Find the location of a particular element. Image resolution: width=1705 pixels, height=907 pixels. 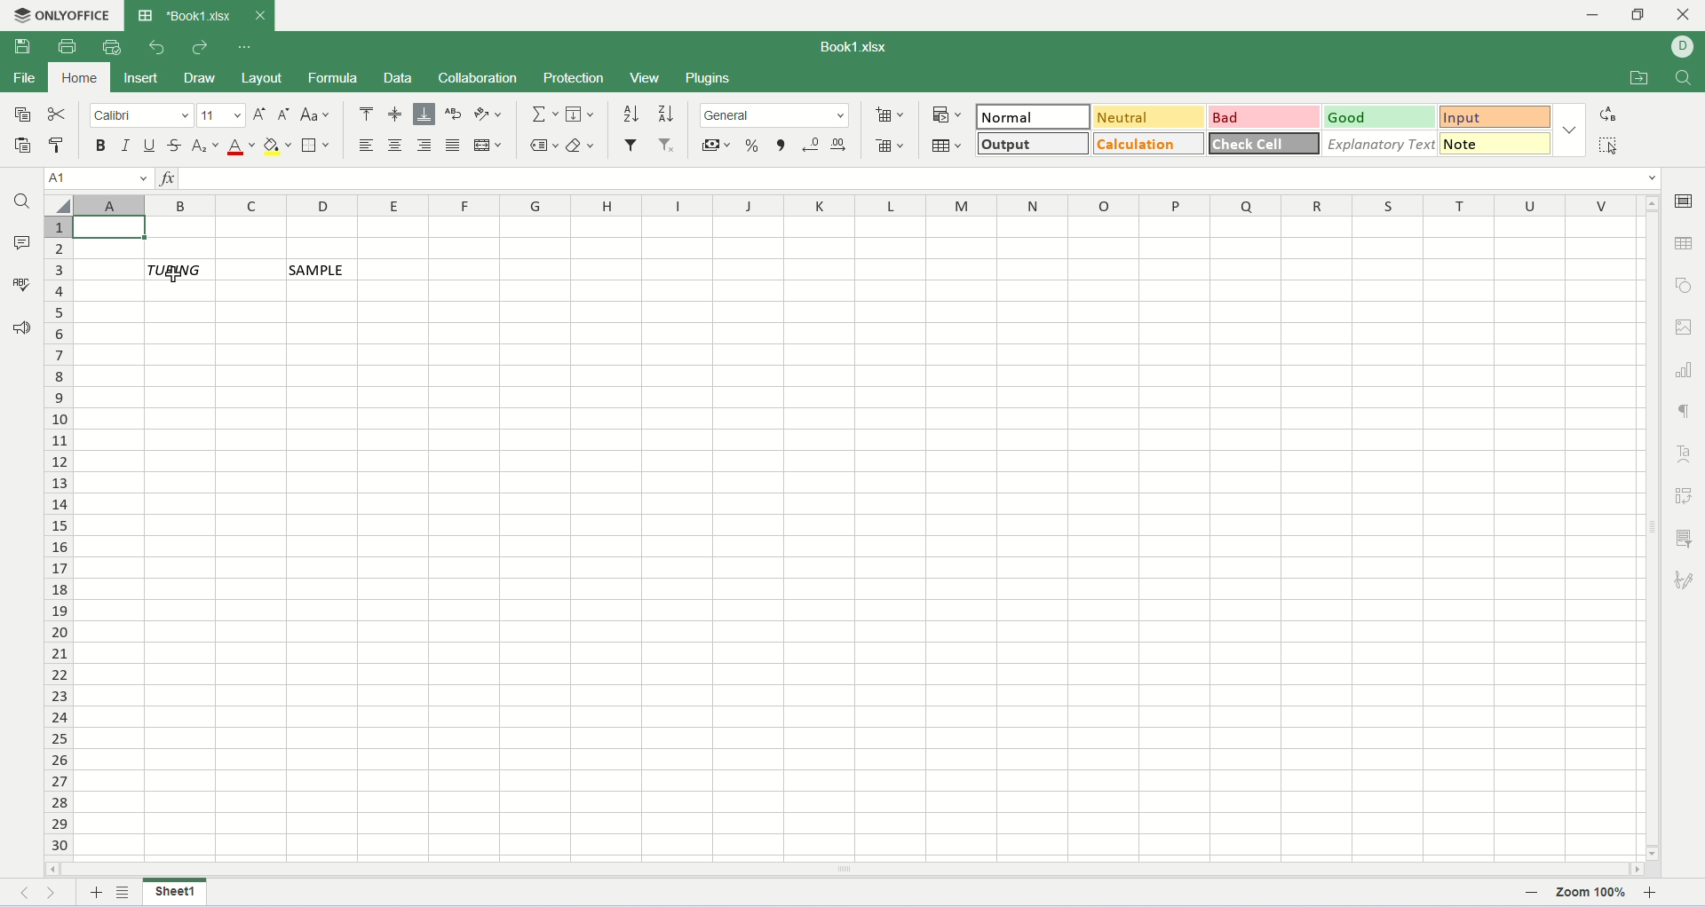

cut is located at coordinates (59, 113).